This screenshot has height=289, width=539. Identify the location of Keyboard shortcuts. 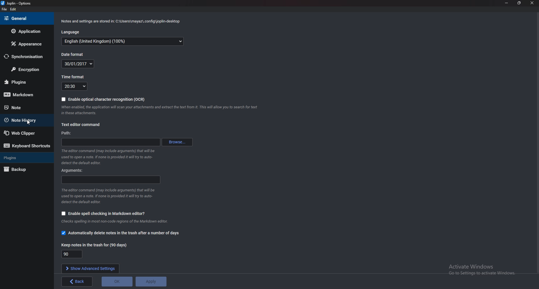
(27, 145).